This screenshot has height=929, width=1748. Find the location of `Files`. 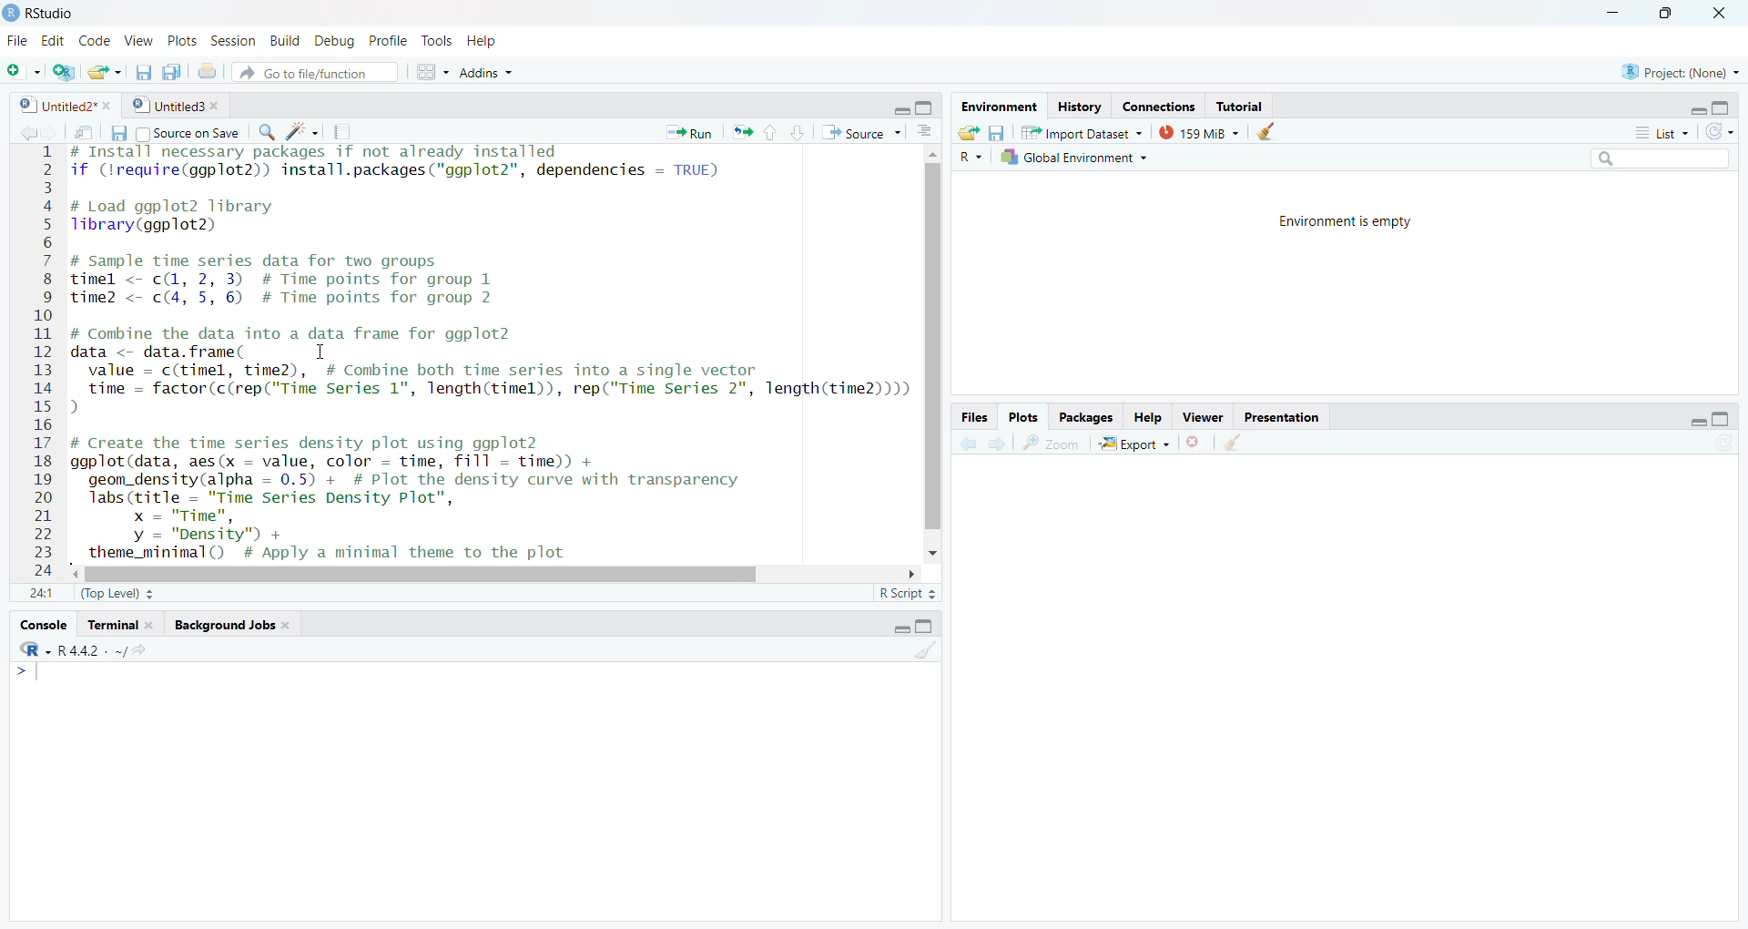

Files is located at coordinates (974, 417).